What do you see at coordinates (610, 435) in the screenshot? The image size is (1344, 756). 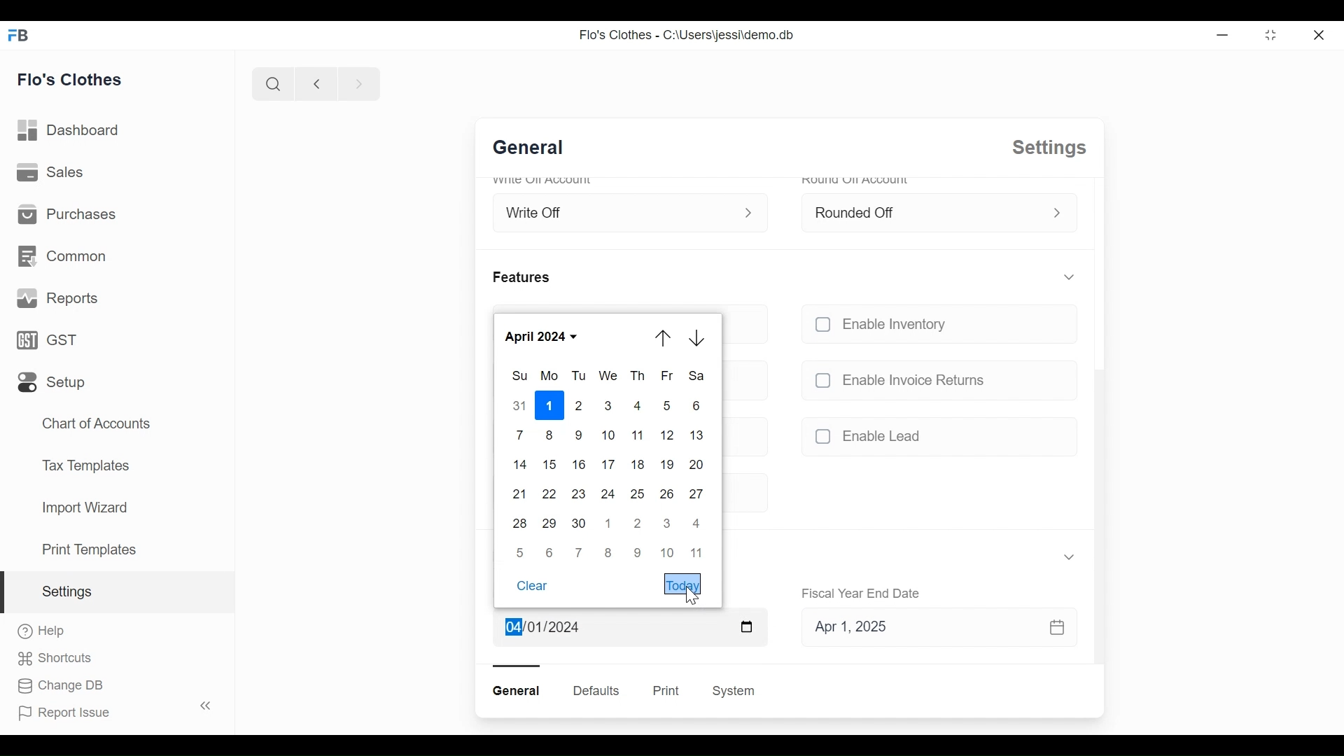 I see `10` at bounding box center [610, 435].